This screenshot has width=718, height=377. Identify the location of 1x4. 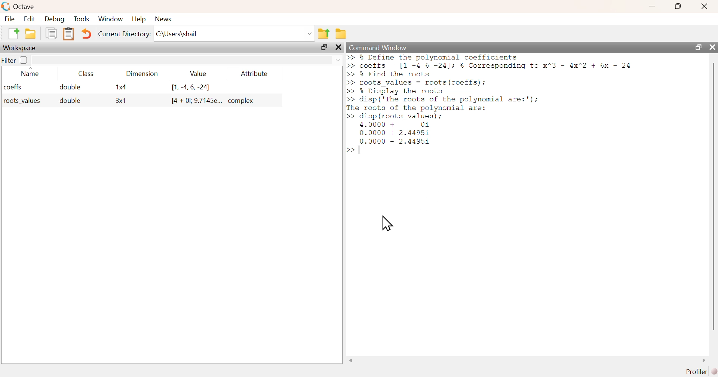
(121, 87).